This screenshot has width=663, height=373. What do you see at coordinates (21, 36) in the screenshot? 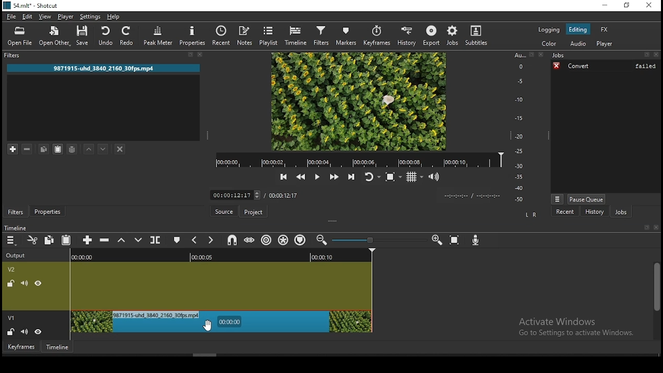
I see `open file` at bounding box center [21, 36].